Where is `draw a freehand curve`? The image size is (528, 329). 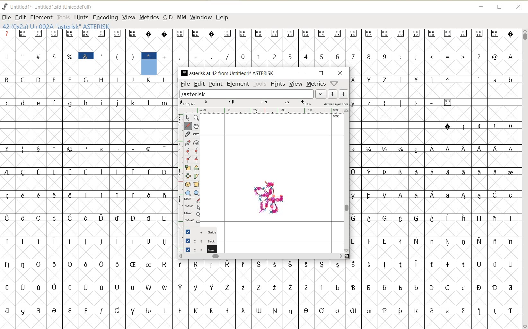
draw a freehand curve is located at coordinates (188, 126).